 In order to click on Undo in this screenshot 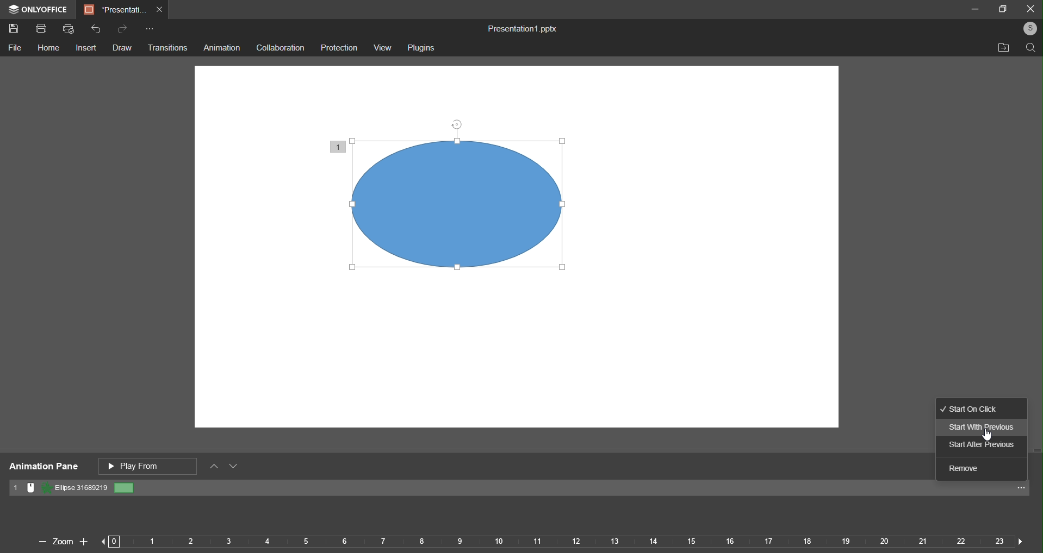, I will do `click(97, 30)`.